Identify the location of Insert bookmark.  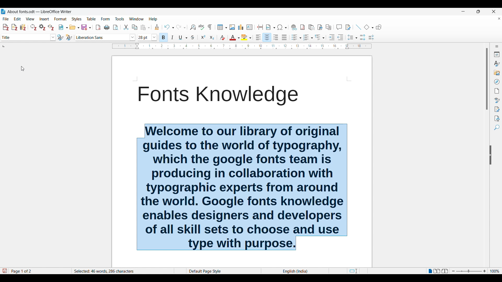
(320, 27).